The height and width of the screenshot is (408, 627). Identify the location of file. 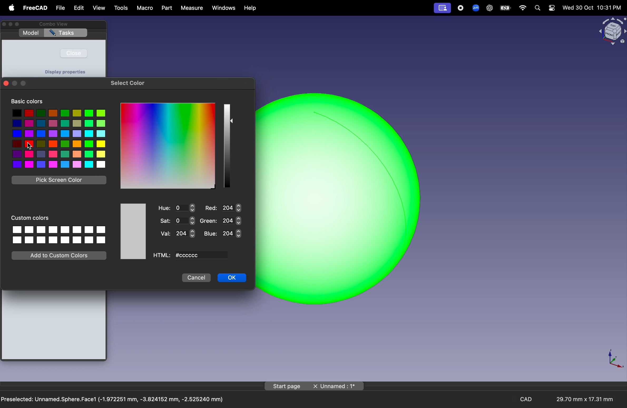
(61, 8).